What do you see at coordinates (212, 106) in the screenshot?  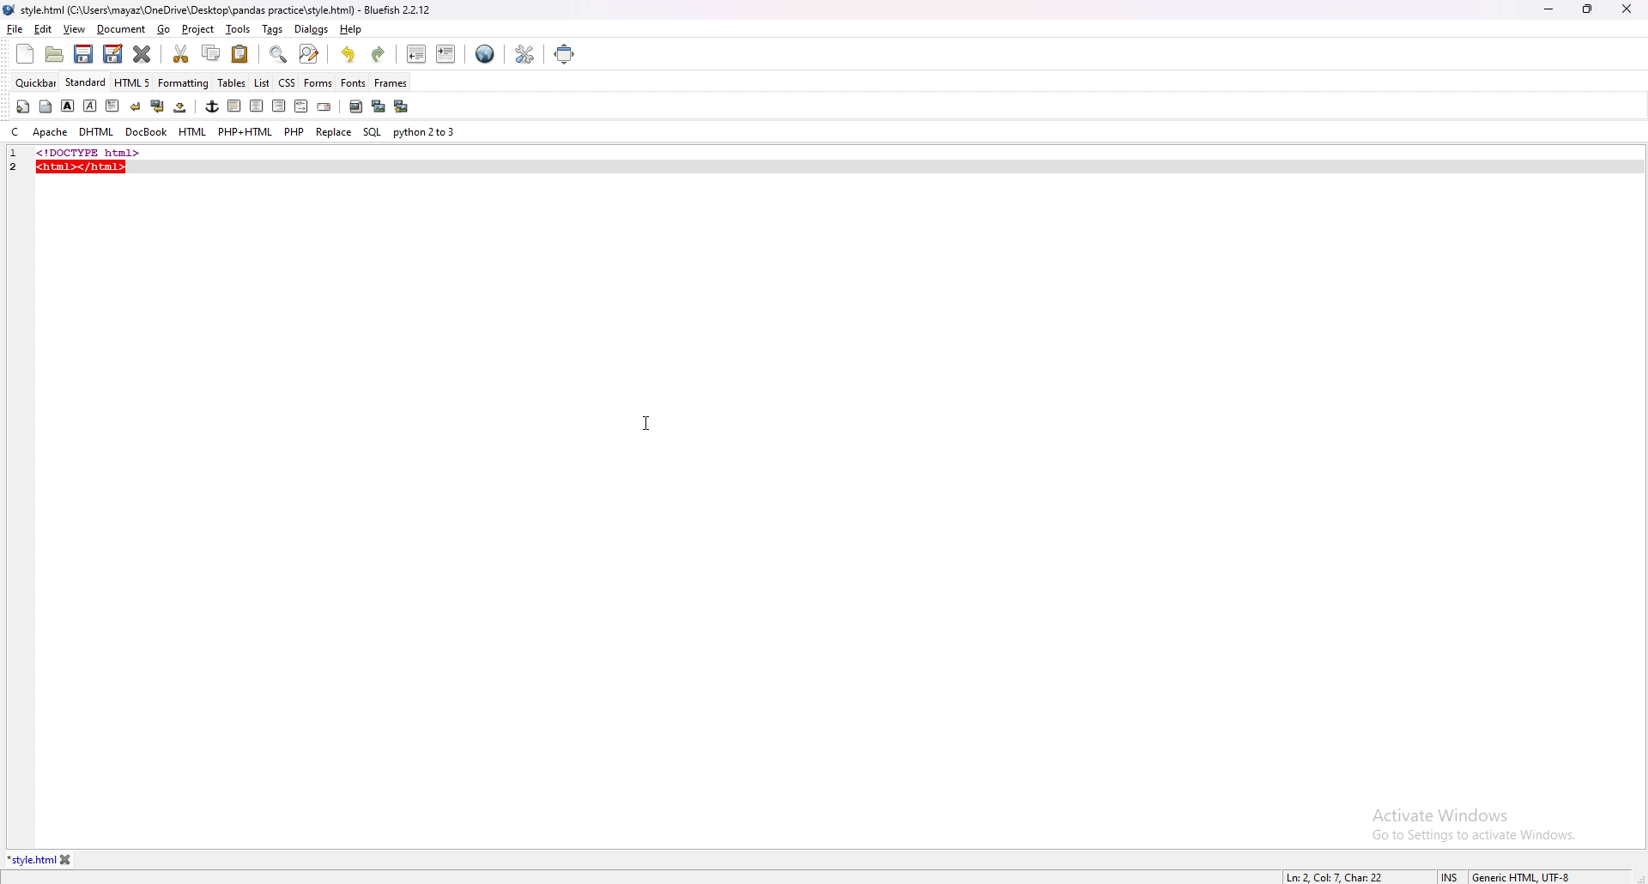 I see `anchor` at bounding box center [212, 106].